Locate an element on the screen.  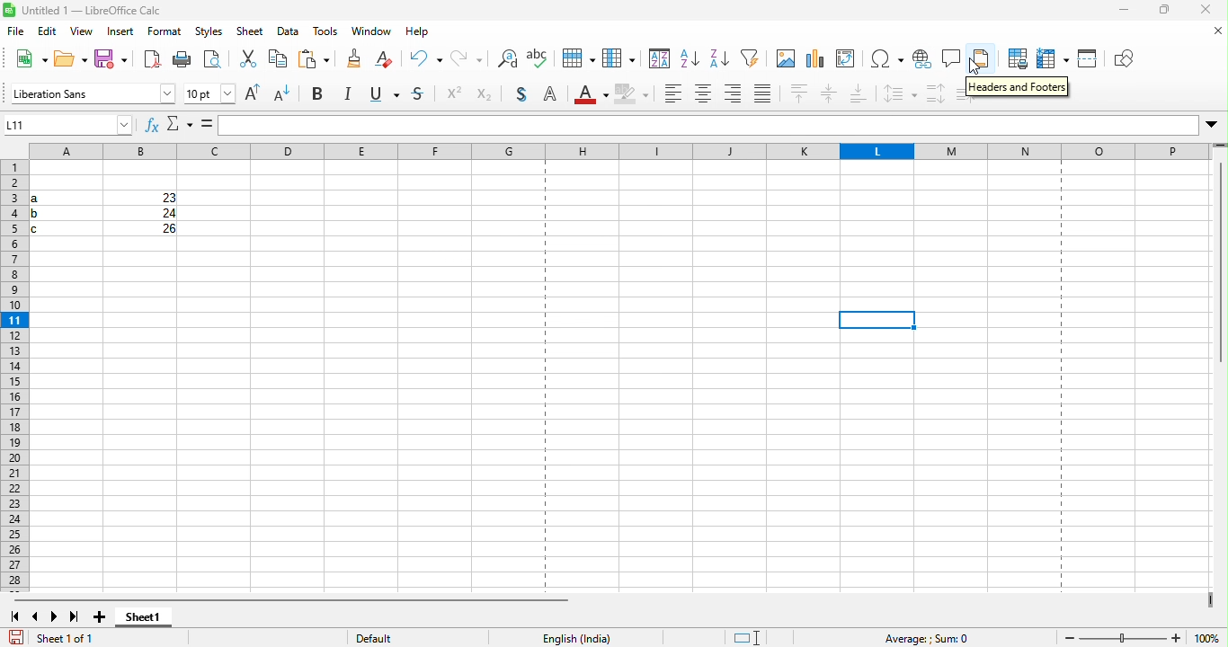
clear direct formatting is located at coordinates (352, 58).